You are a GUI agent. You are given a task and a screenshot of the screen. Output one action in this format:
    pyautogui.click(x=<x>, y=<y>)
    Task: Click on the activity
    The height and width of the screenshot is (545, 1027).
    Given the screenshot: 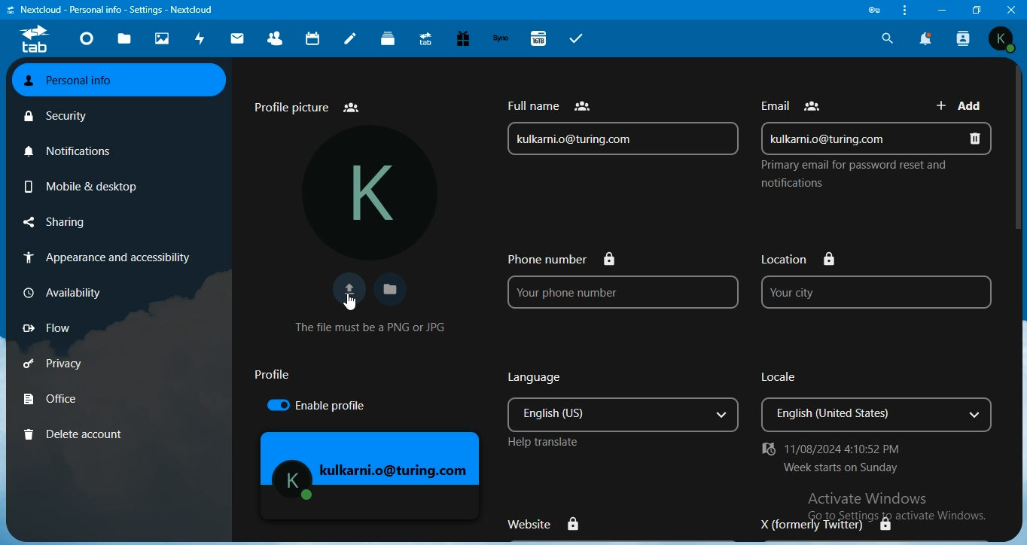 What is the action you would take?
    pyautogui.click(x=199, y=39)
    